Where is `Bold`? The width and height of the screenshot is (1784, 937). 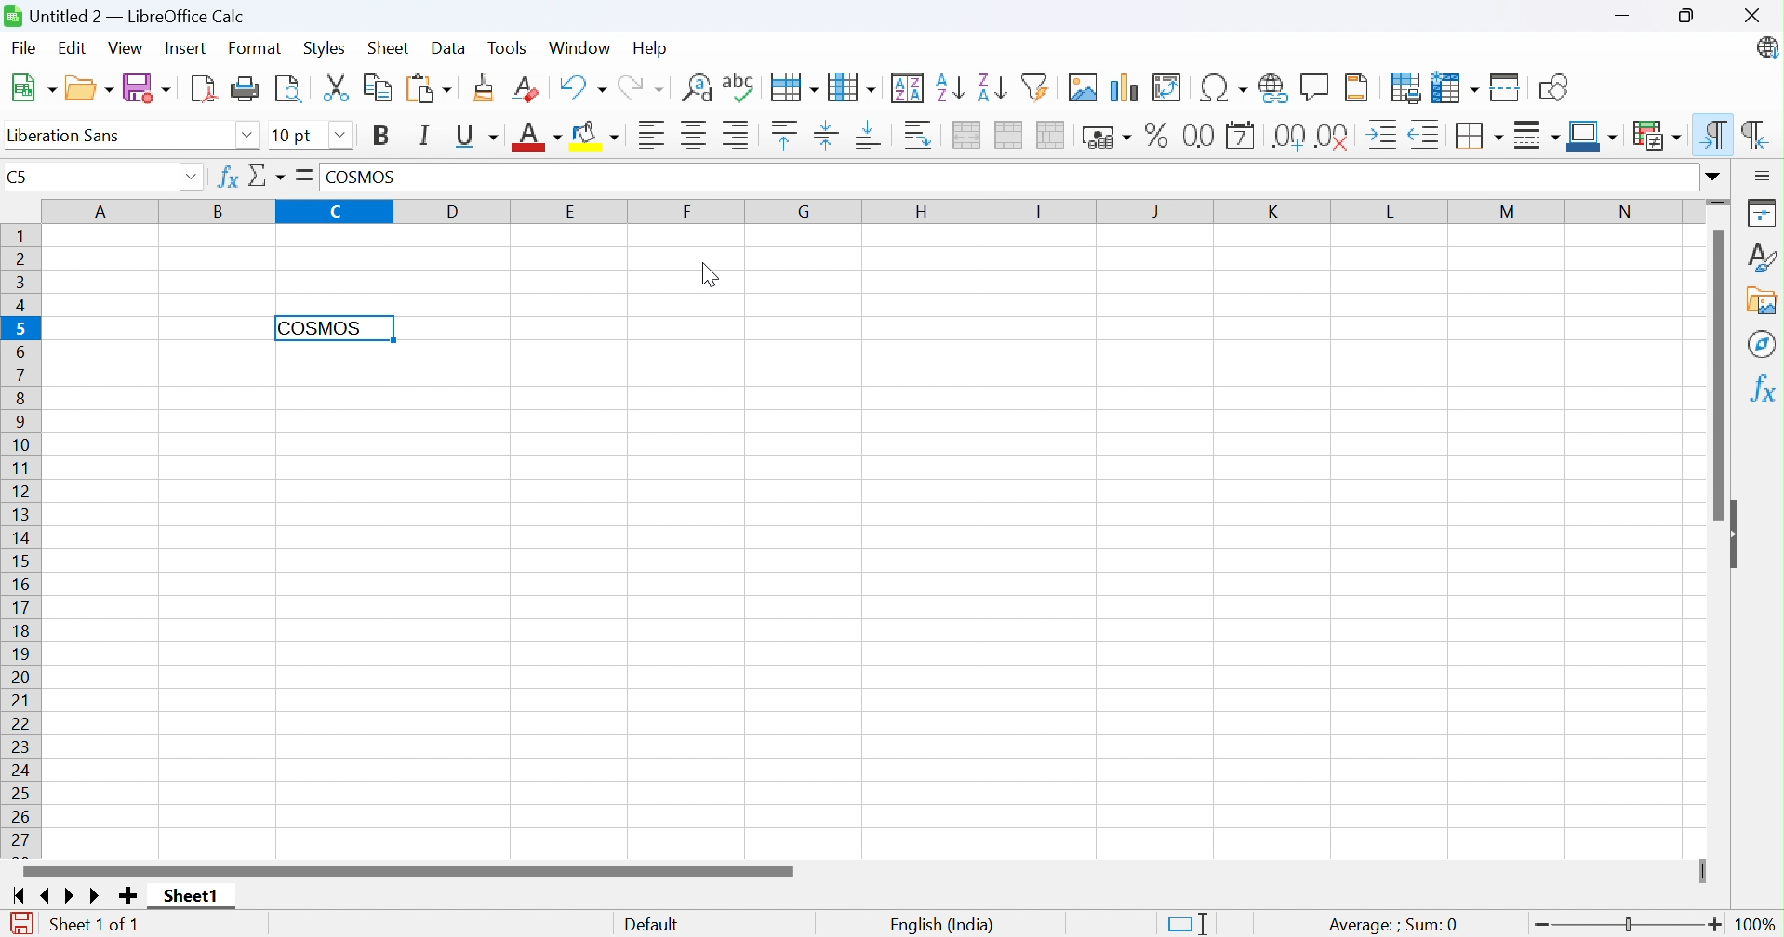
Bold is located at coordinates (382, 139).